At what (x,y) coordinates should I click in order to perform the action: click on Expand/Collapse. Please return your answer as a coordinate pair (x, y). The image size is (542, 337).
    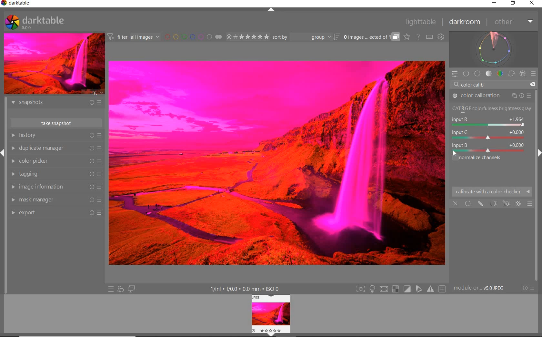
    Looking at the image, I should click on (3, 154).